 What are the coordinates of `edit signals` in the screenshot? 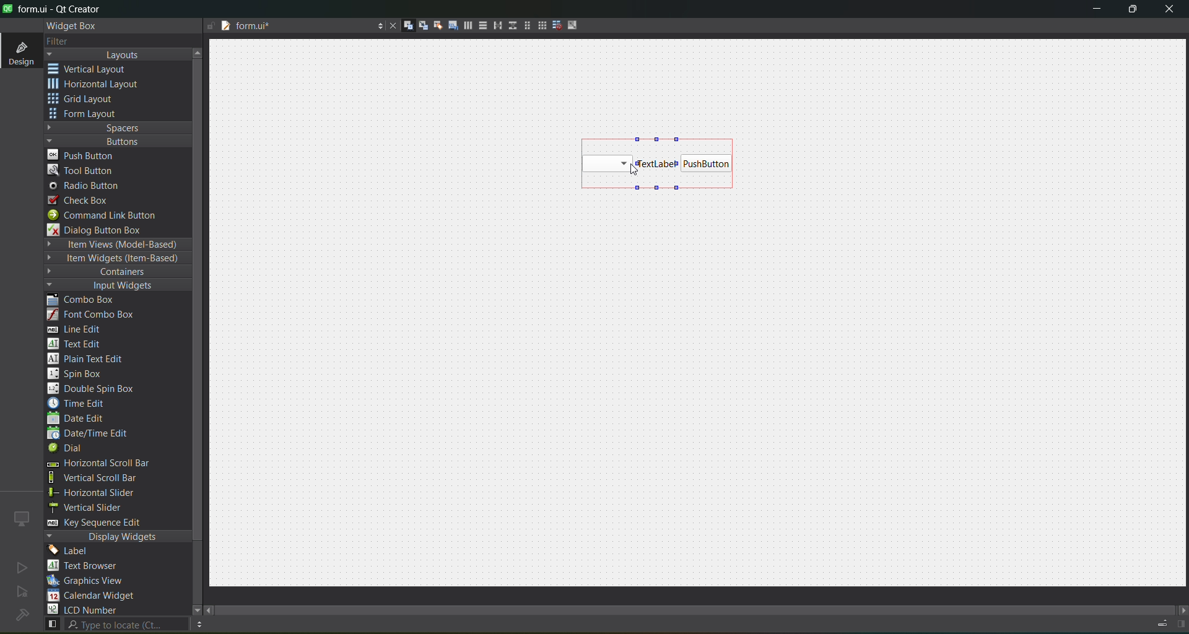 It's located at (418, 25).